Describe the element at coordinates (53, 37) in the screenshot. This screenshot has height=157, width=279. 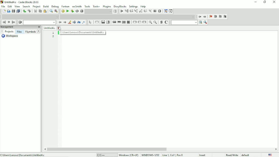
I see `2` at that location.